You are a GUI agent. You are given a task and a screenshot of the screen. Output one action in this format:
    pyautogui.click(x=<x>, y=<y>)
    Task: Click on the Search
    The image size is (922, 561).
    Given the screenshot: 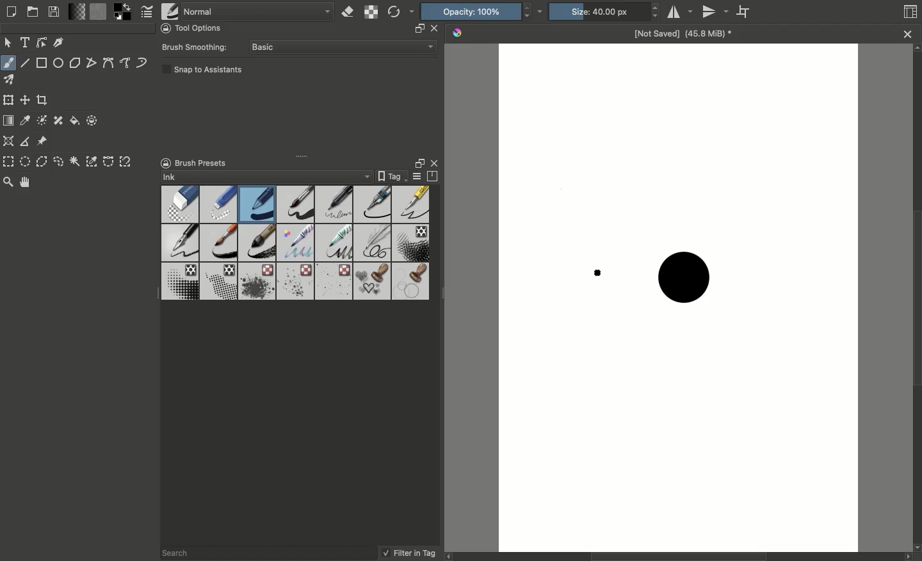 What is the action you would take?
    pyautogui.click(x=182, y=552)
    